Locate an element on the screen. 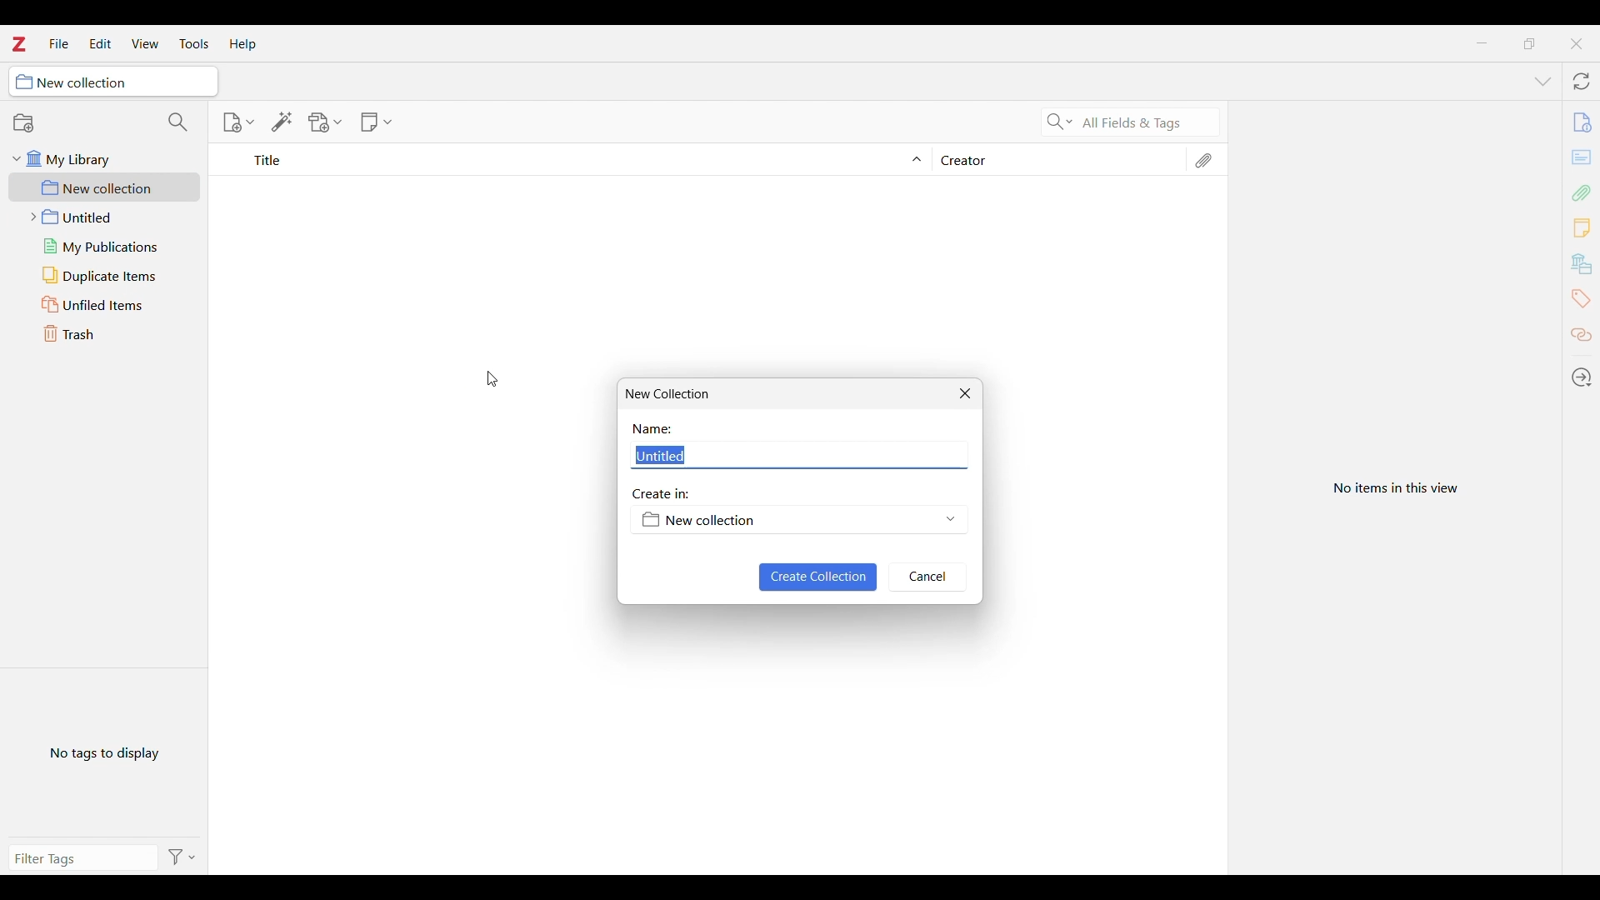 This screenshot has width=1600, height=900. Untitled folder is located at coordinates (106, 217).